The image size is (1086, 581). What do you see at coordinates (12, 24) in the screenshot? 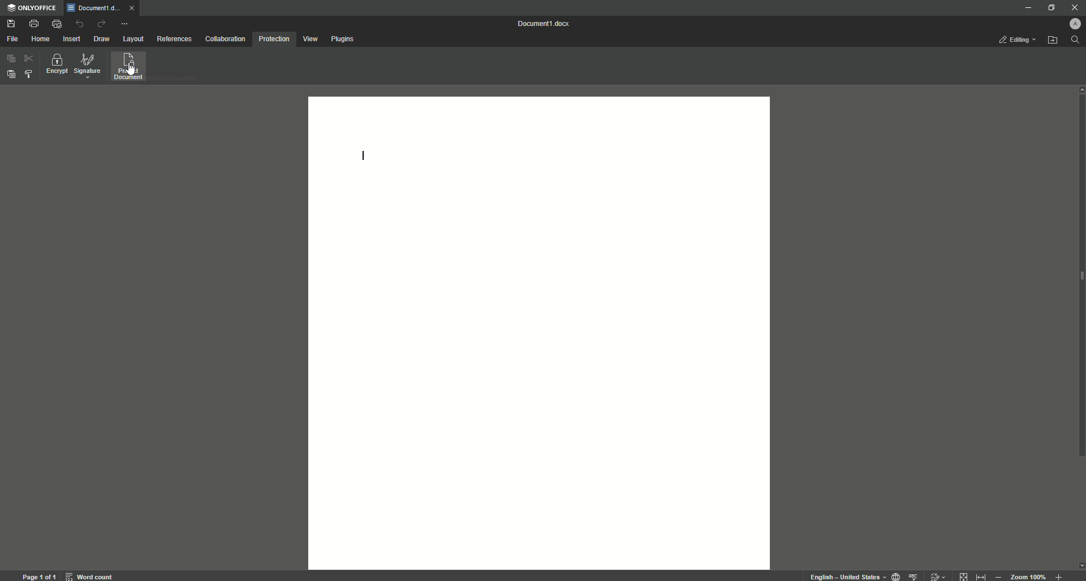
I see `Save` at bounding box center [12, 24].